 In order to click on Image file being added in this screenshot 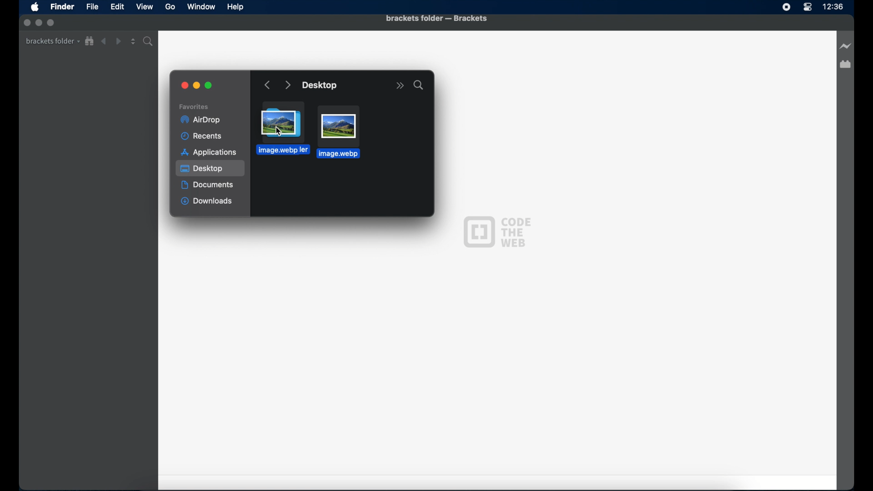, I will do `click(281, 131)`.